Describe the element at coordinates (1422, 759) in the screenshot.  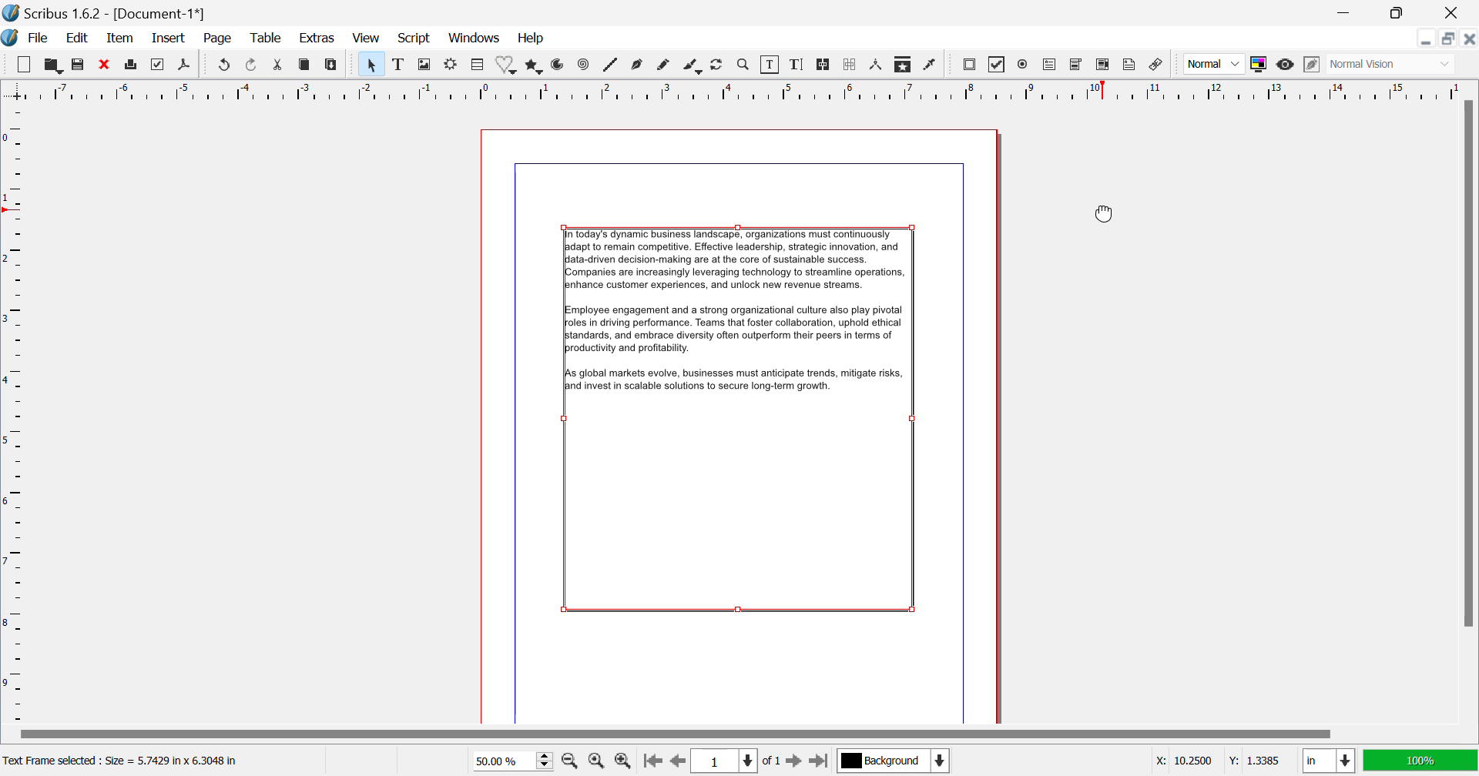
I see `Display Appearance` at that location.